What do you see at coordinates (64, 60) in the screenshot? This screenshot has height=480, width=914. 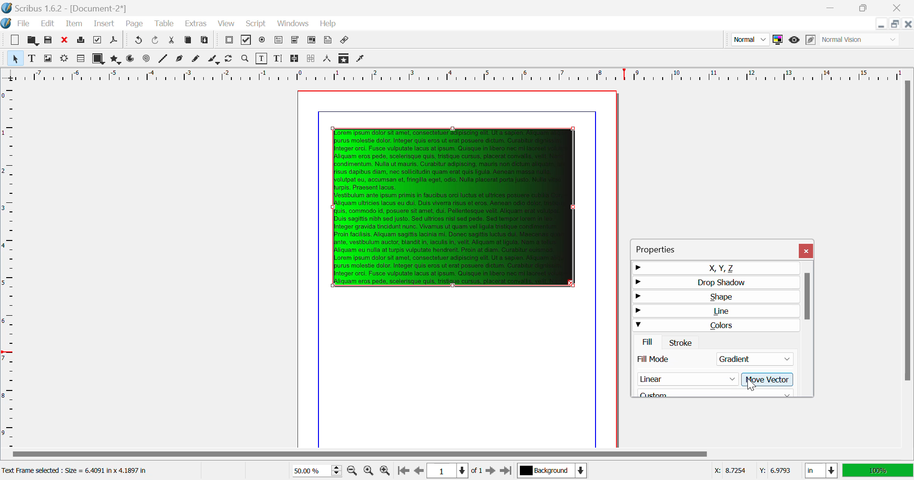 I see `Render Frame` at bounding box center [64, 60].